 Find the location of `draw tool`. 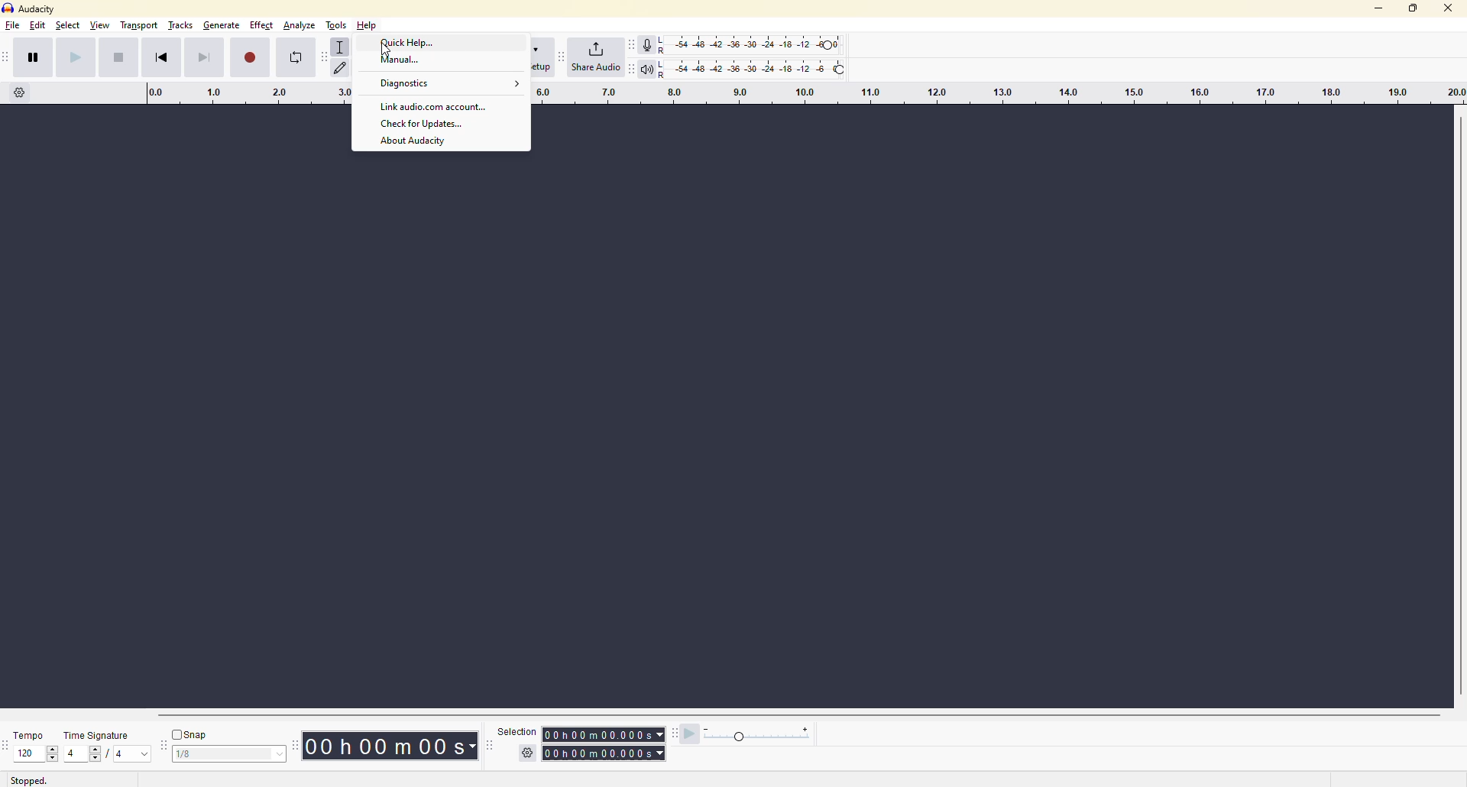

draw tool is located at coordinates (341, 67).